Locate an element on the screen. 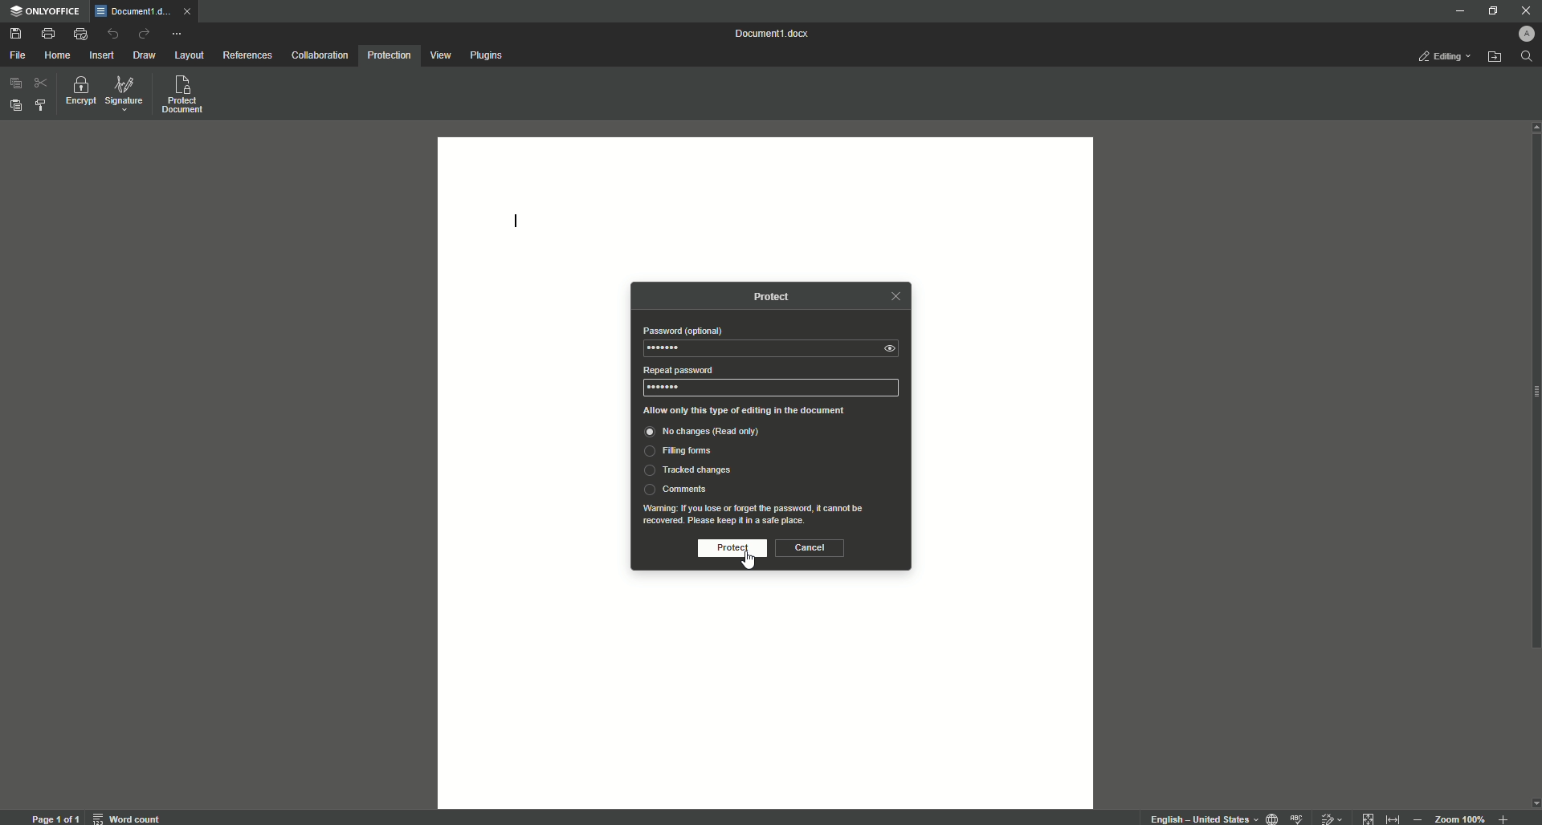 The height and width of the screenshot is (825, 1542). Home is located at coordinates (58, 54).